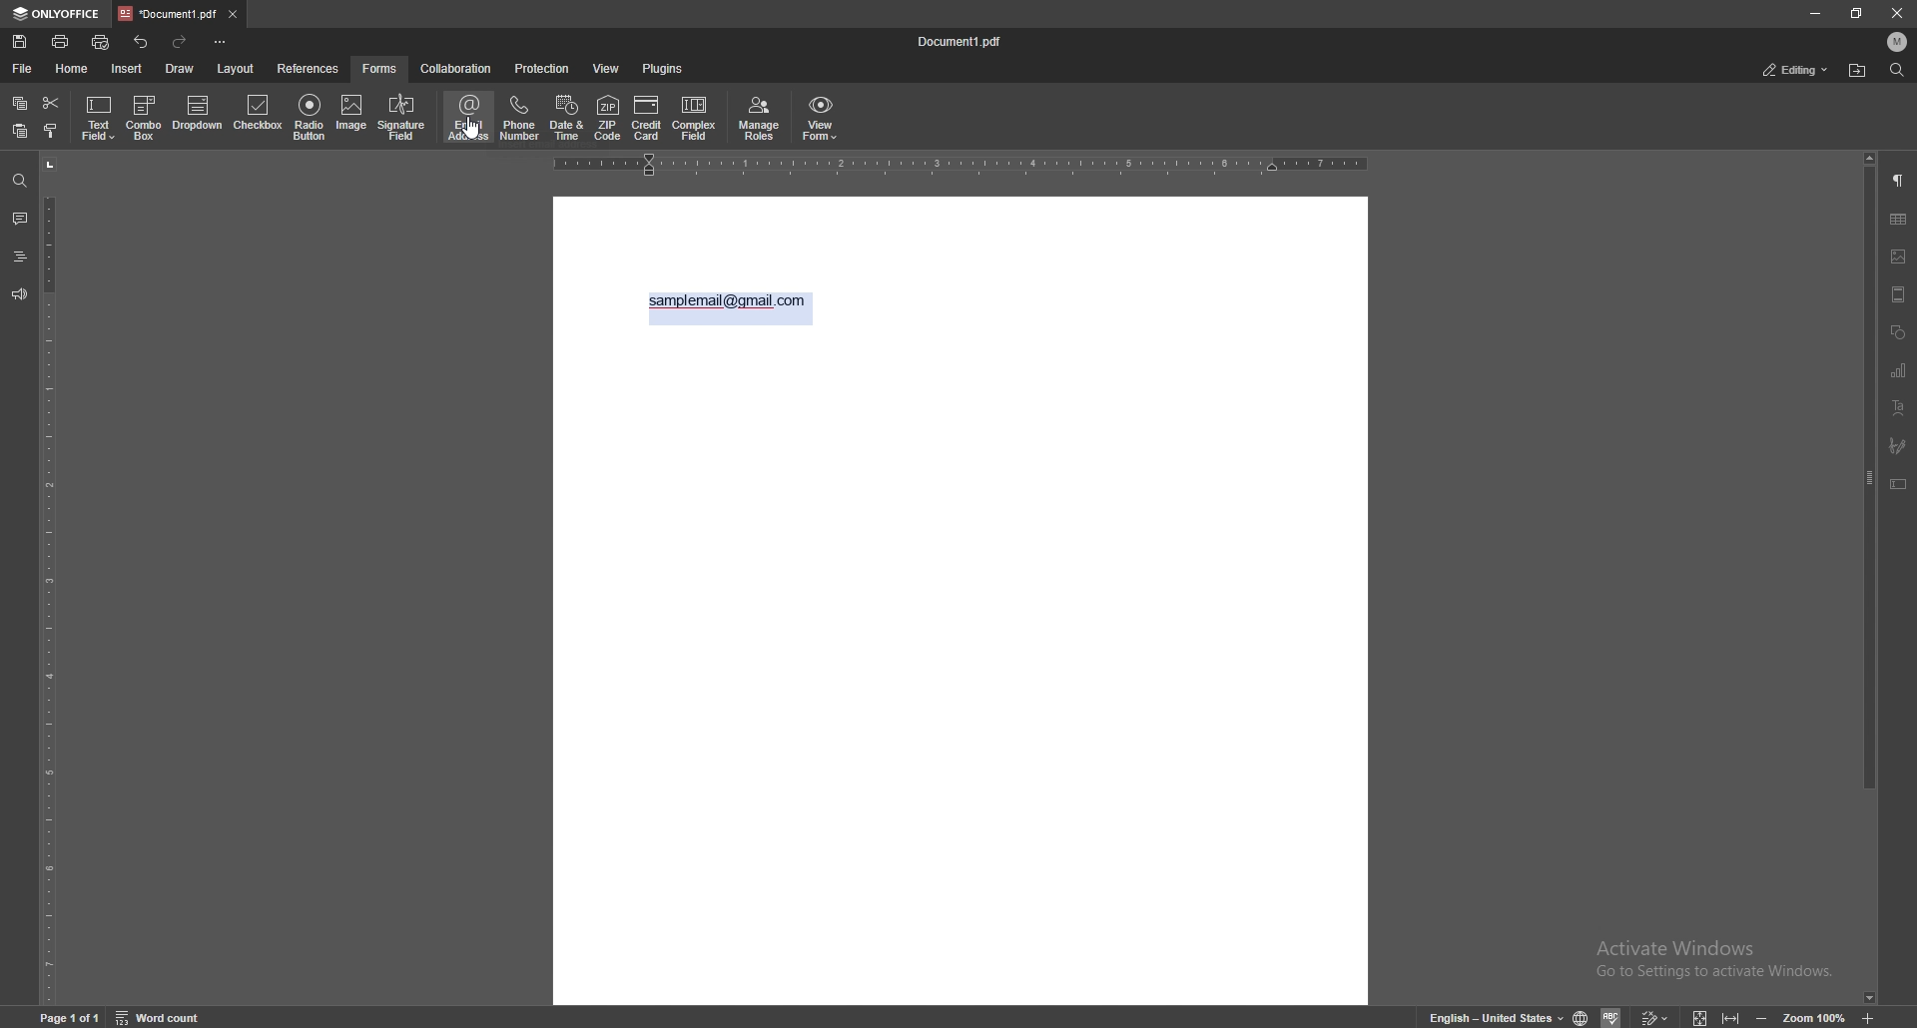 The height and width of the screenshot is (1028, 1917). What do you see at coordinates (1899, 179) in the screenshot?
I see `paragraph` at bounding box center [1899, 179].